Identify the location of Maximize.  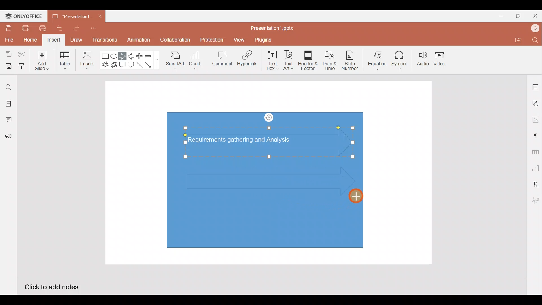
(517, 16).